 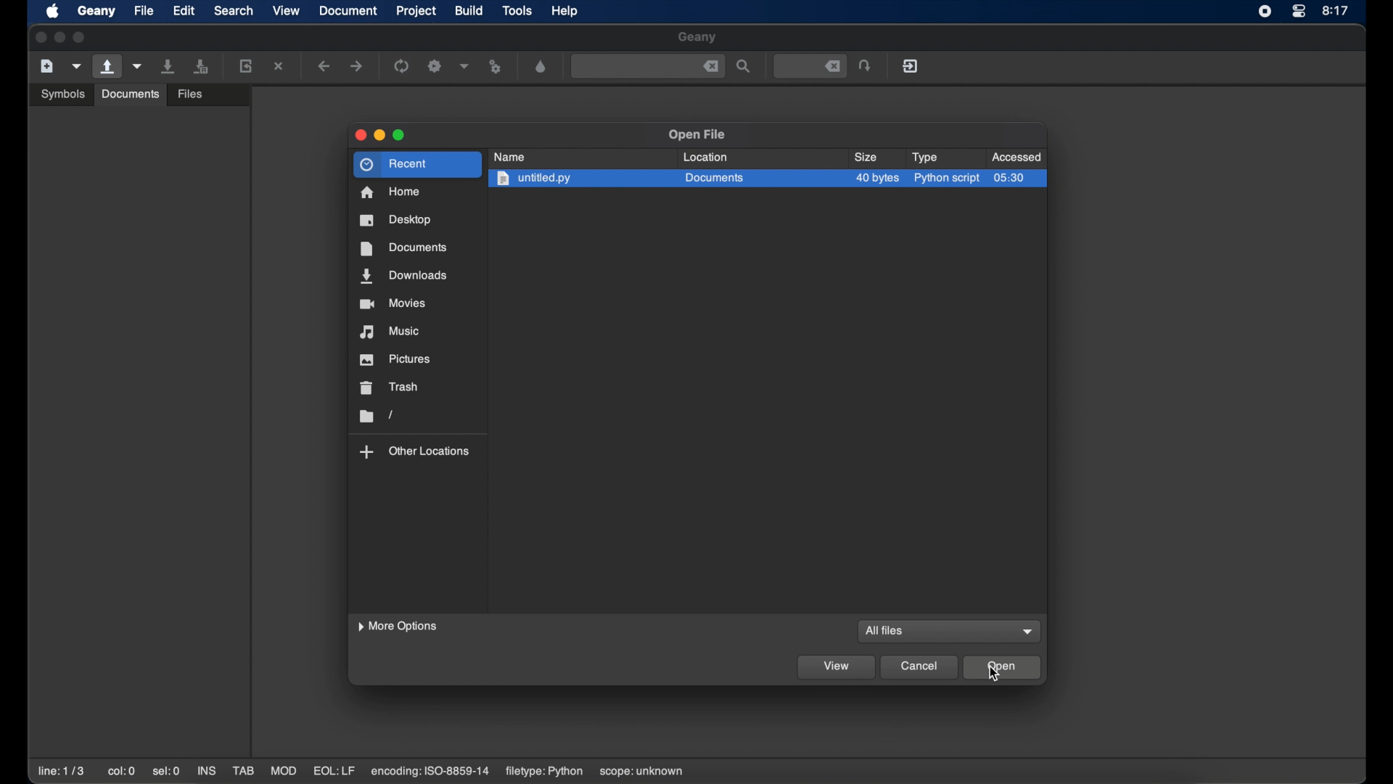 What do you see at coordinates (415, 452) in the screenshot?
I see `other locations` at bounding box center [415, 452].